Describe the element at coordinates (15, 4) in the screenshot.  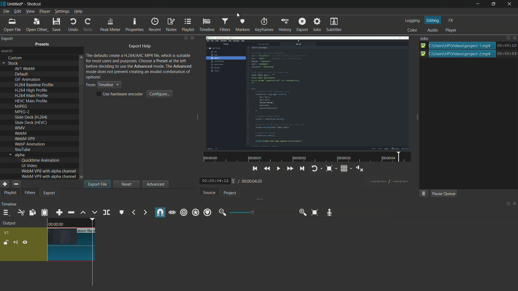
I see `project name` at that location.